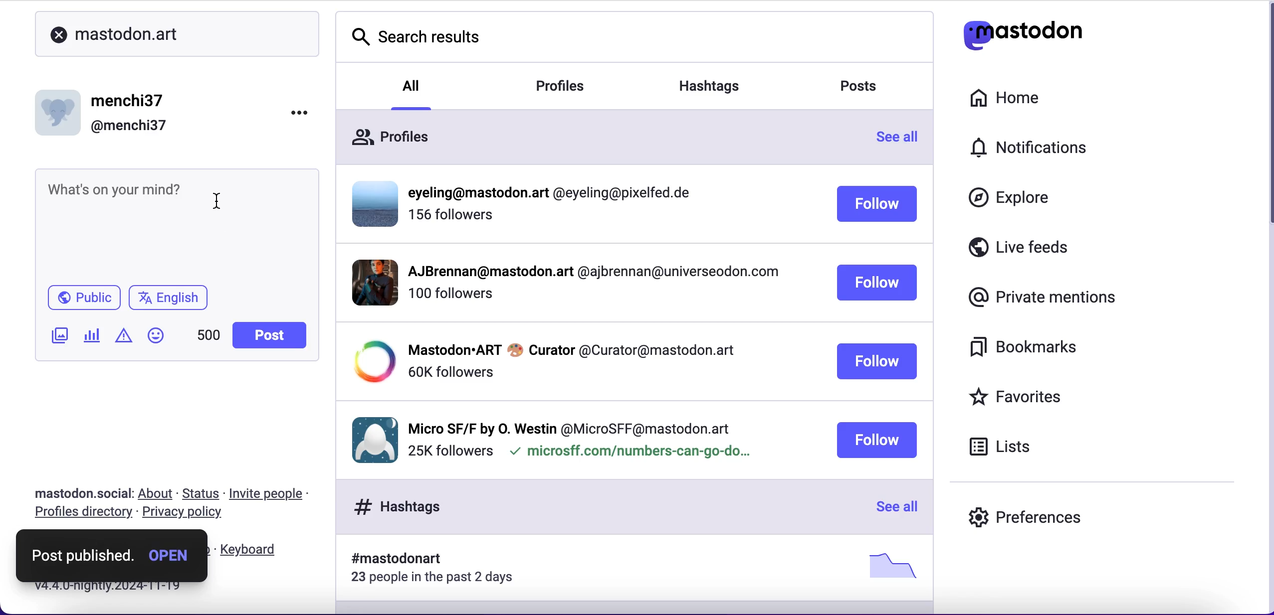 This screenshot has width=1274, height=615. Describe the element at coordinates (129, 127) in the screenshot. I see `@menchi37` at that location.